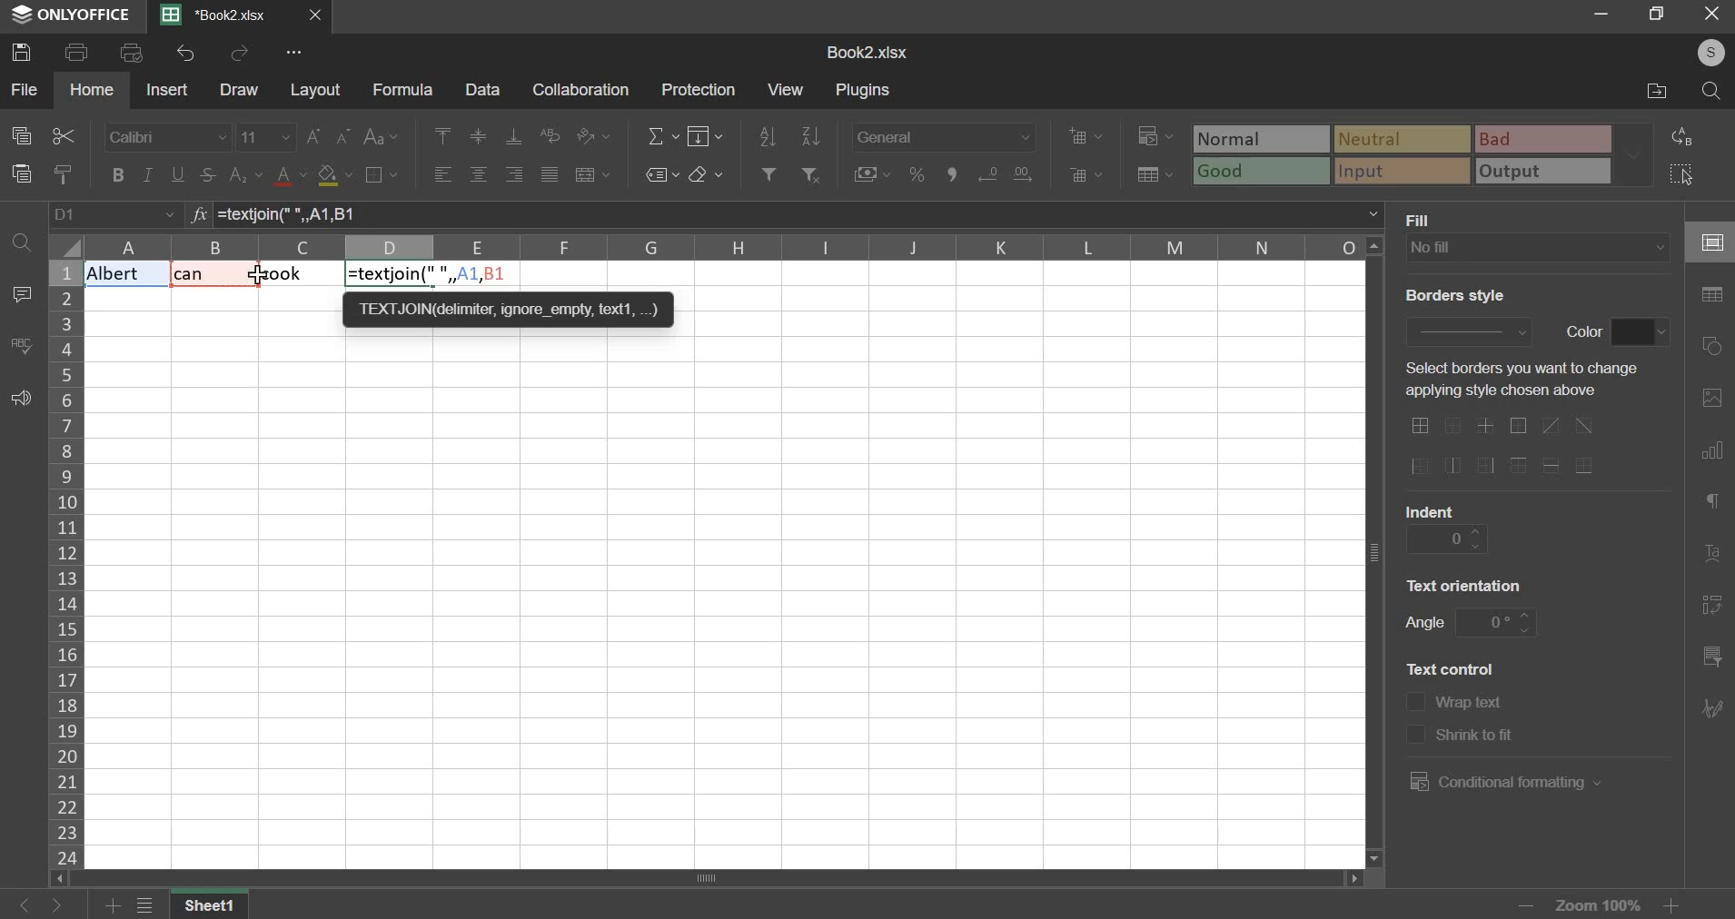 Image resolution: width=1735 pixels, height=919 pixels. Describe the element at coordinates (316, 91) in the screenshot. I see `layout` at that location.